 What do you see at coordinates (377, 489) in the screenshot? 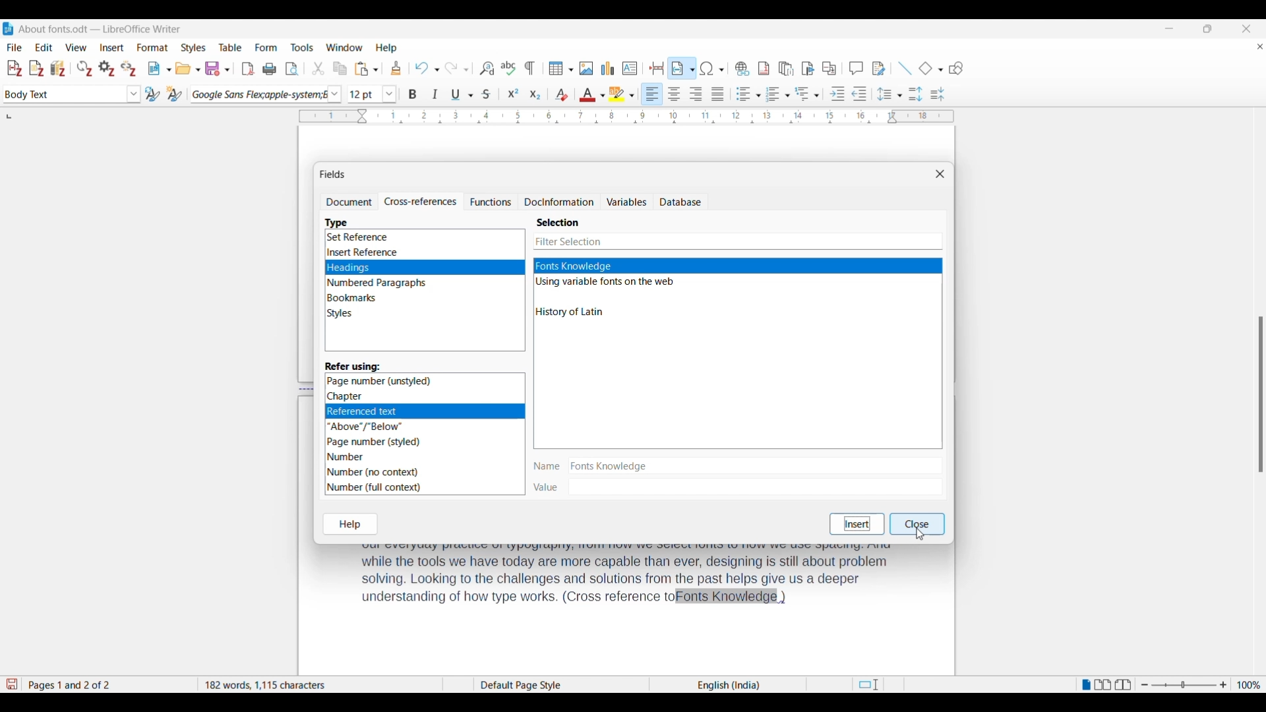
I see `Number (full context)` at bounding box center [377, 489].